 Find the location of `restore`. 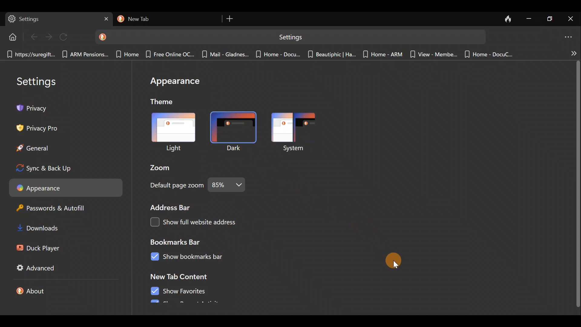

restore is located at coordinates (550, 18).